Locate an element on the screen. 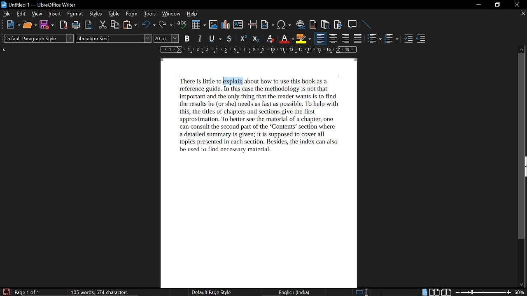 This screenshot has width=527, height=296. move up is located at coordinates (522, 49).